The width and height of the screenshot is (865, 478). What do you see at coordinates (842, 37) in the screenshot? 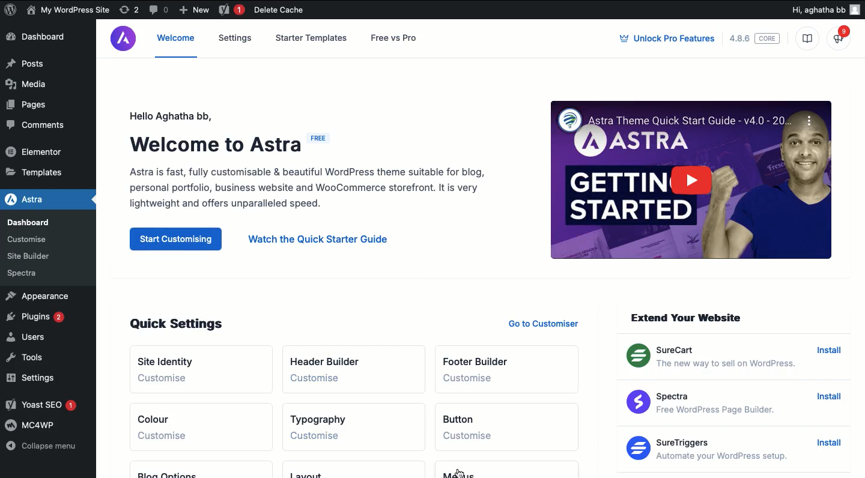
I see `Help` at bounding box center [842, 37].